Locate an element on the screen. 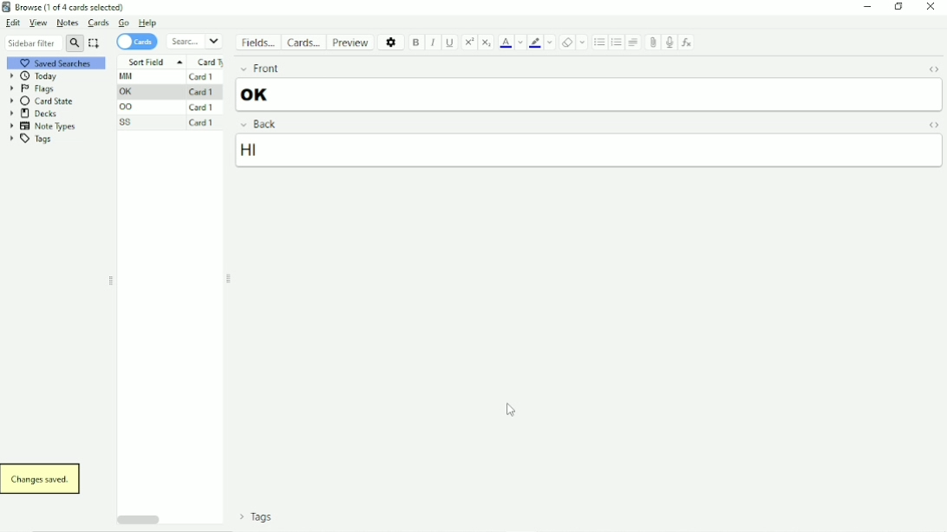 Image resolution: width=947 pixels, height=532 pixels. Close is located at coordinates (931, 7).